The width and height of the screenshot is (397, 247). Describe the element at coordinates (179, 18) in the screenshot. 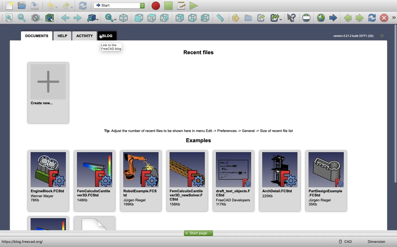

I see `Rear` at that location.